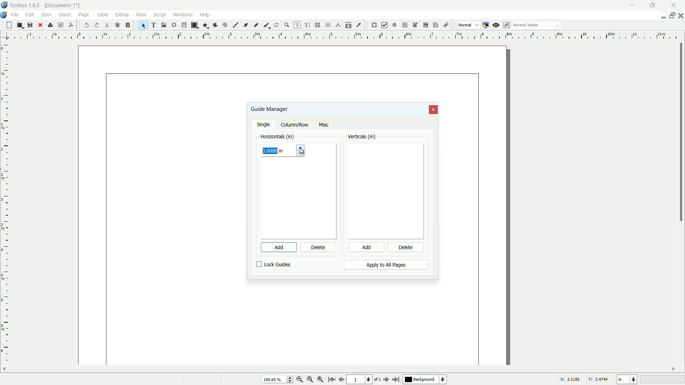  What do you see at coordinates (526, 25) in the screenshot?
I see `normal vision` at bounding box center [526, 25].